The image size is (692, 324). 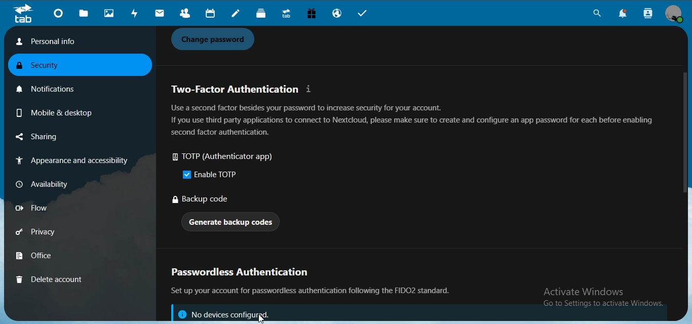 What do you see at coordinates (243, 89) in the screenshot?
I see `two-factor authentication` at bounding box center [243, 89].